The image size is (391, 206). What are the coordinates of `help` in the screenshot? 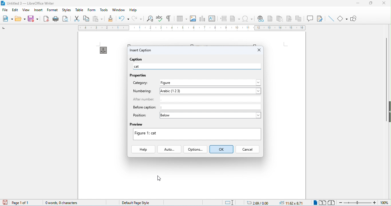 It's located at (143, 149).